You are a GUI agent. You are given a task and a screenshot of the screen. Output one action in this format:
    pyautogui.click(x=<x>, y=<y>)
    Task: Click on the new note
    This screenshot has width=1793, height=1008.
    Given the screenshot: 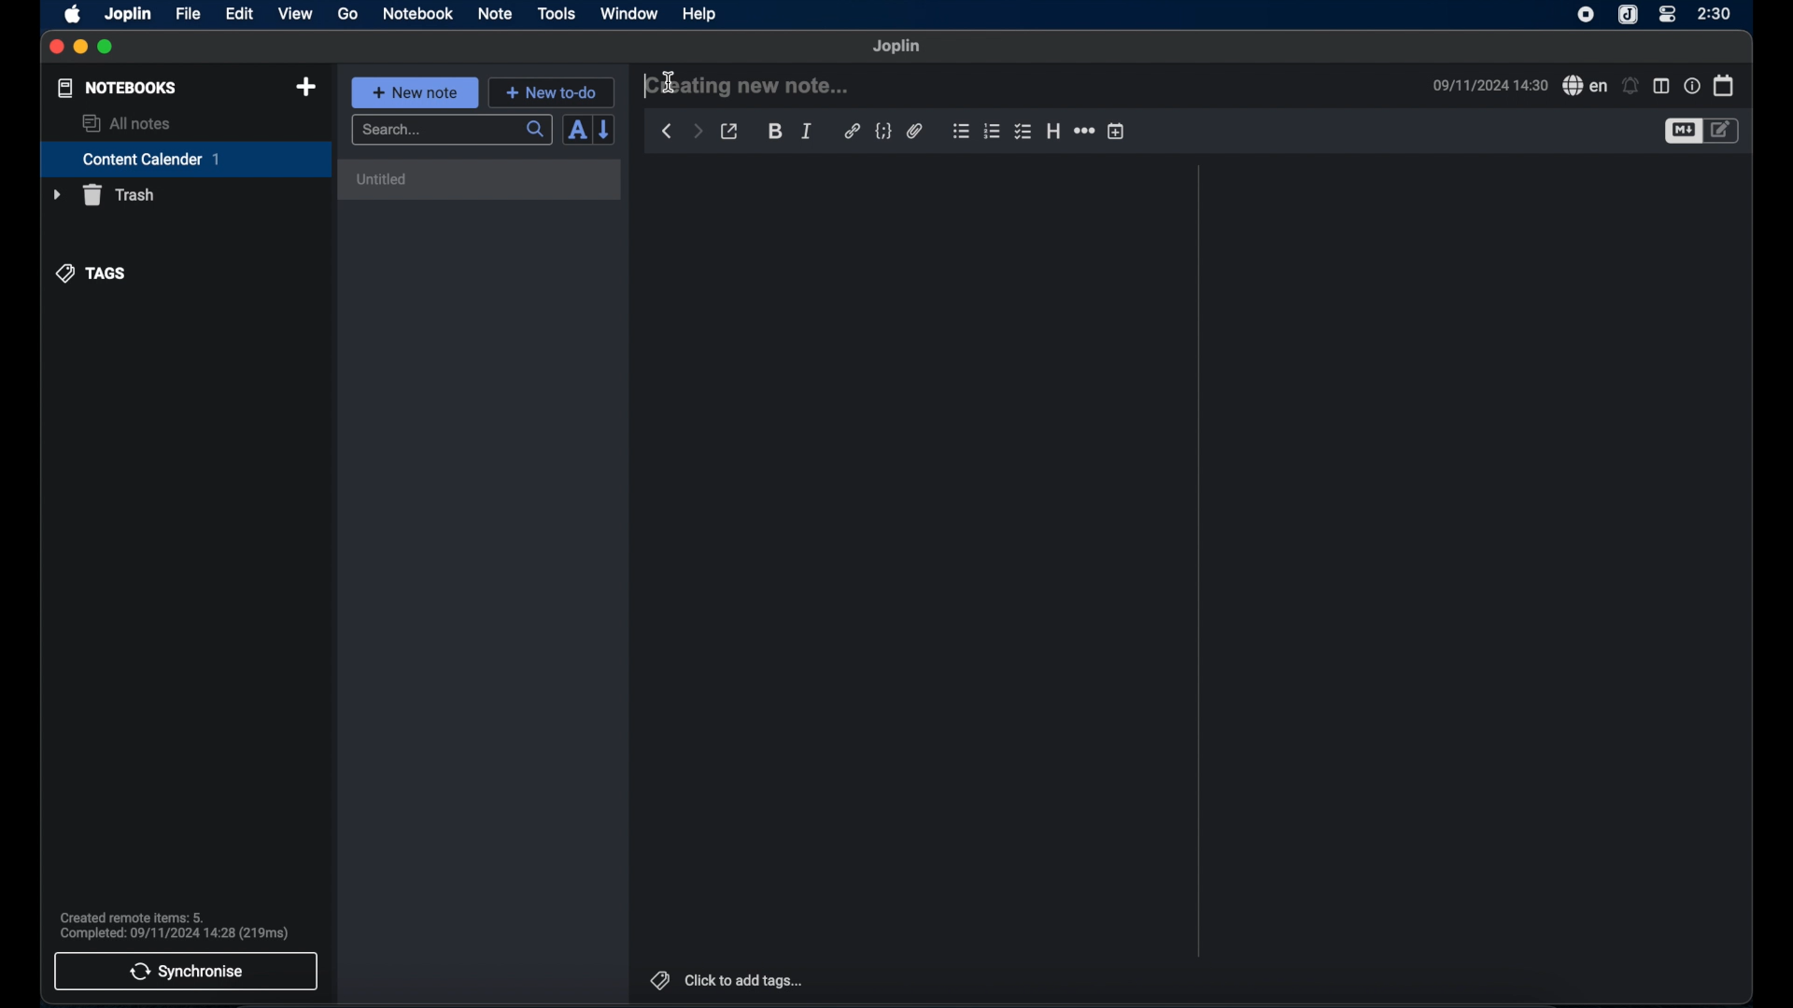 What is the action you would take?
    pyautogui.click(x=416, y=92)
    